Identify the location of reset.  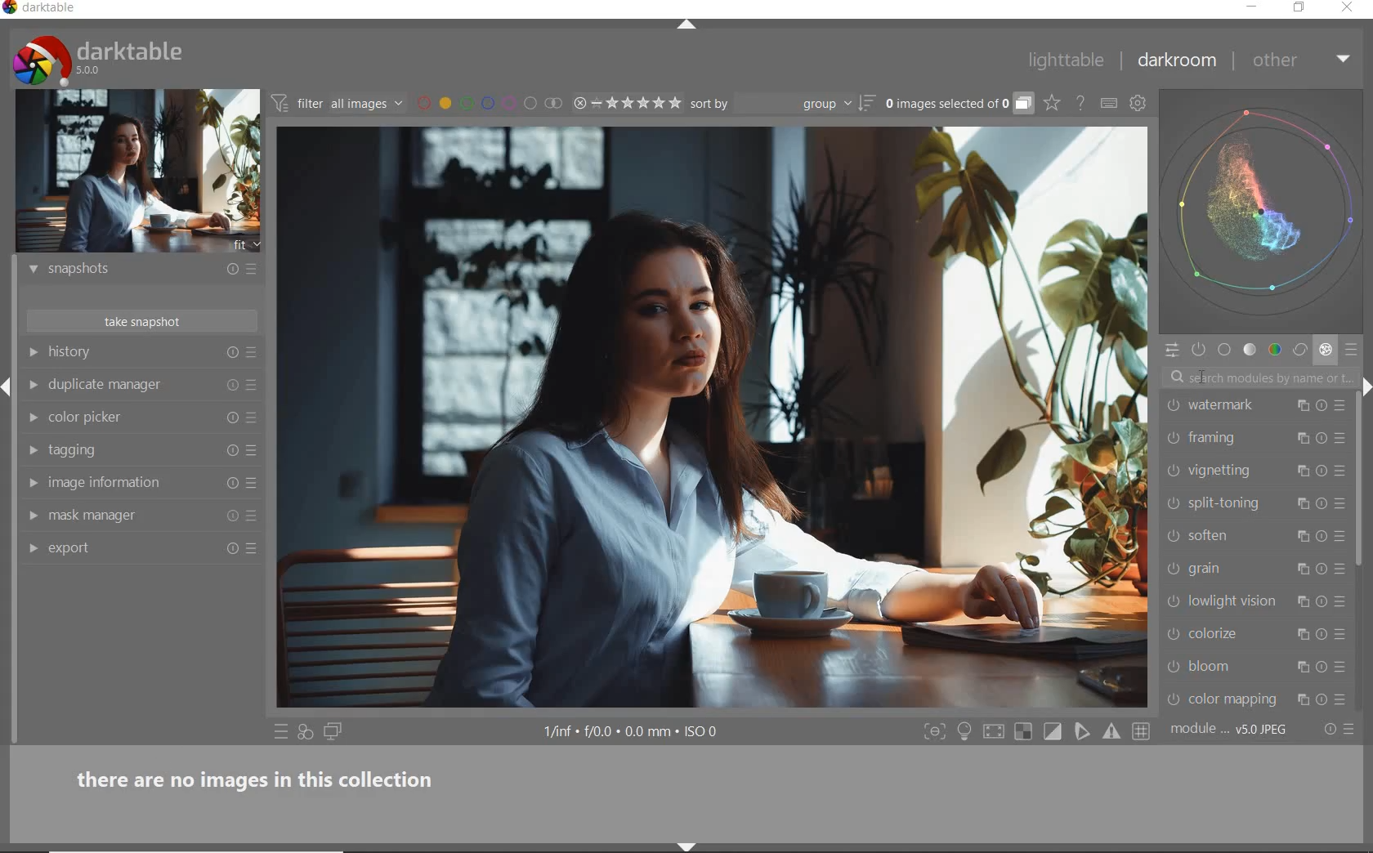
(1322, 405).